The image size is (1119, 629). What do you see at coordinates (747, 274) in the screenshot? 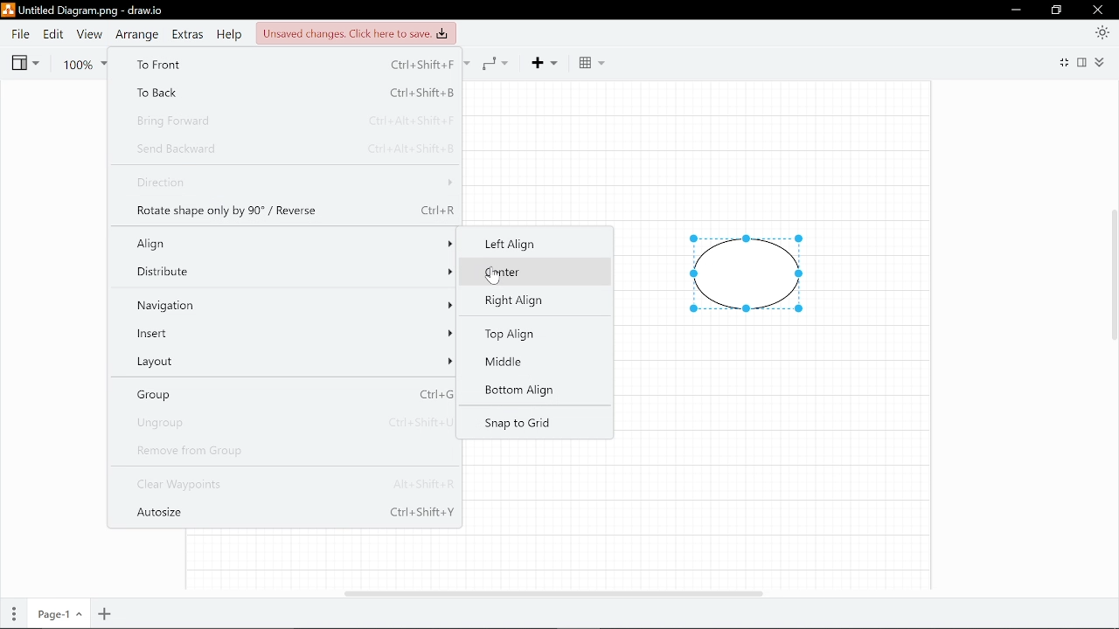
I see `Diagram` at bounding box center [747, 274].